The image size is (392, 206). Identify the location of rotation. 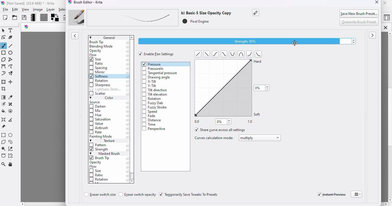
(98, 81).